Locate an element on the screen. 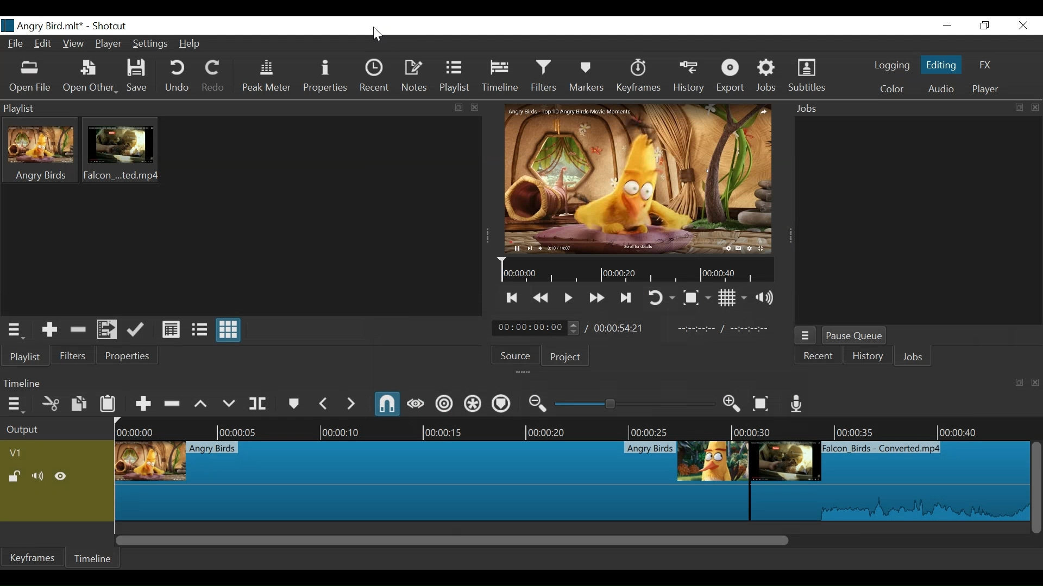 The height and width of the screenshot is (586, 1043). Cut is located at coordinates (51, 404).